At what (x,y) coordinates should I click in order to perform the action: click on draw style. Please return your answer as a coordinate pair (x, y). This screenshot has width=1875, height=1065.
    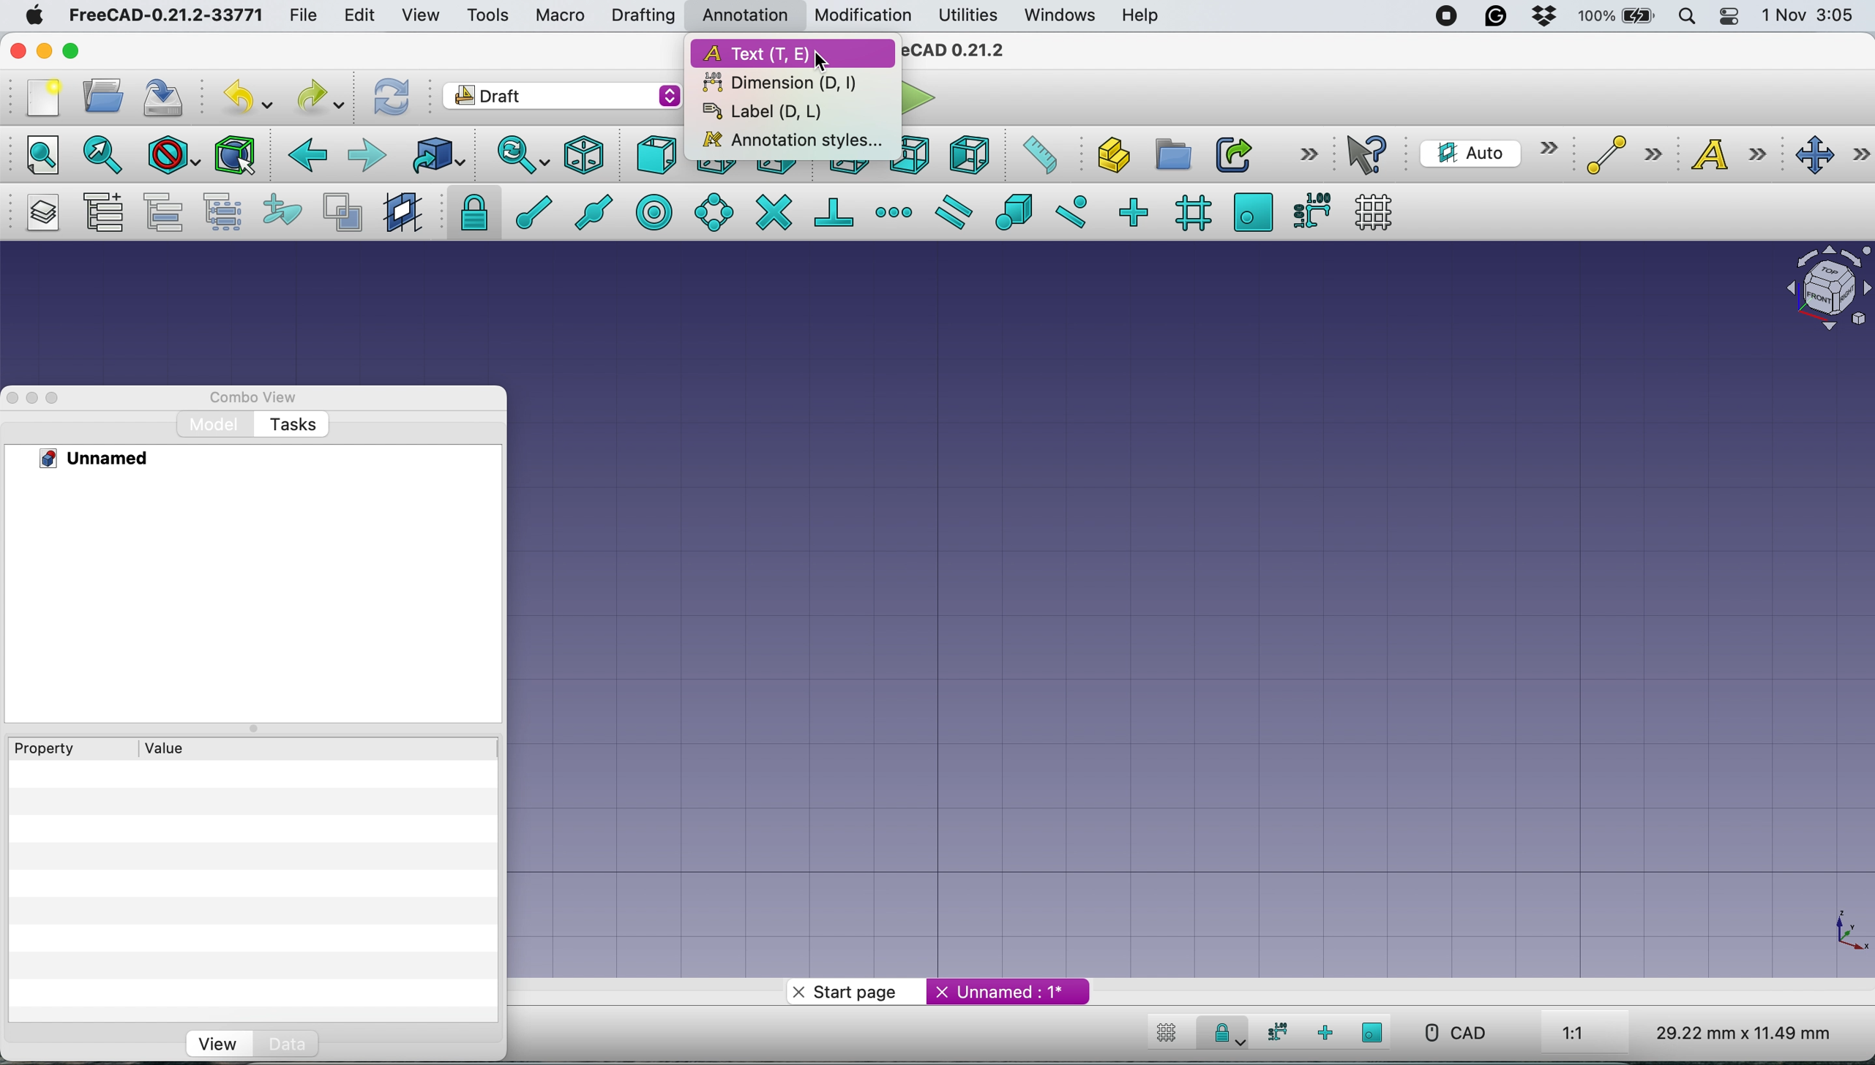
    Looking at the image, I should click on (173, 157).